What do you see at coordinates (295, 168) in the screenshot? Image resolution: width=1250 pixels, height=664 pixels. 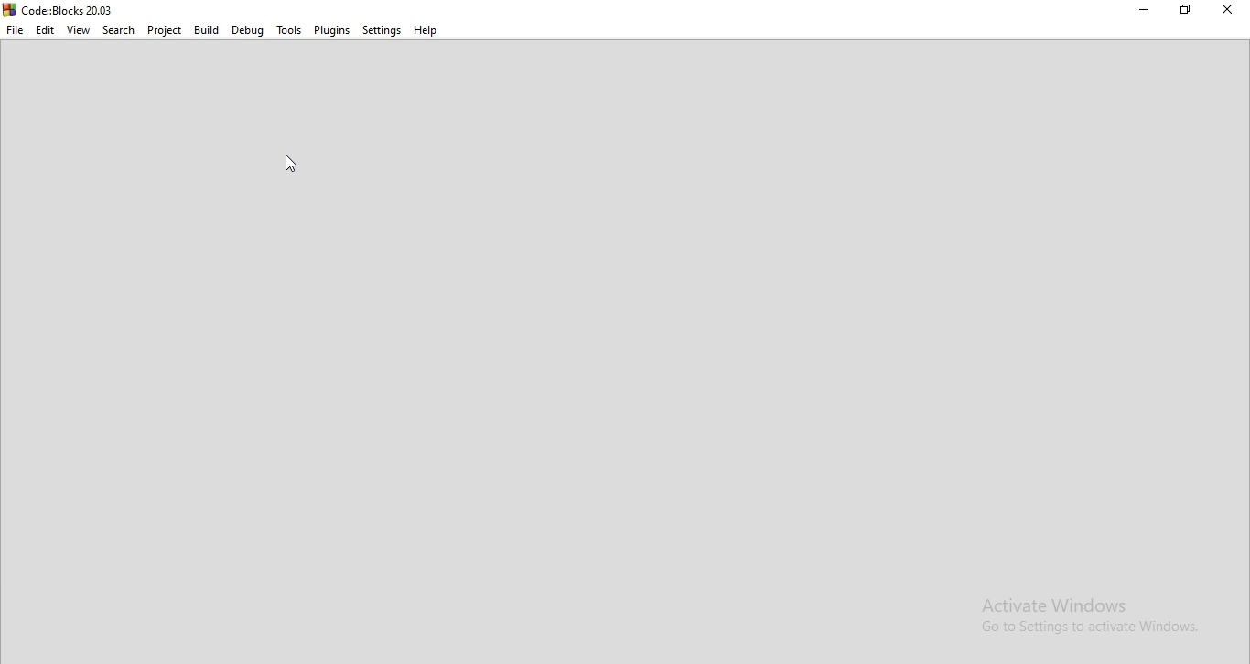 I see `cursor` at bounding box center [295, 168].